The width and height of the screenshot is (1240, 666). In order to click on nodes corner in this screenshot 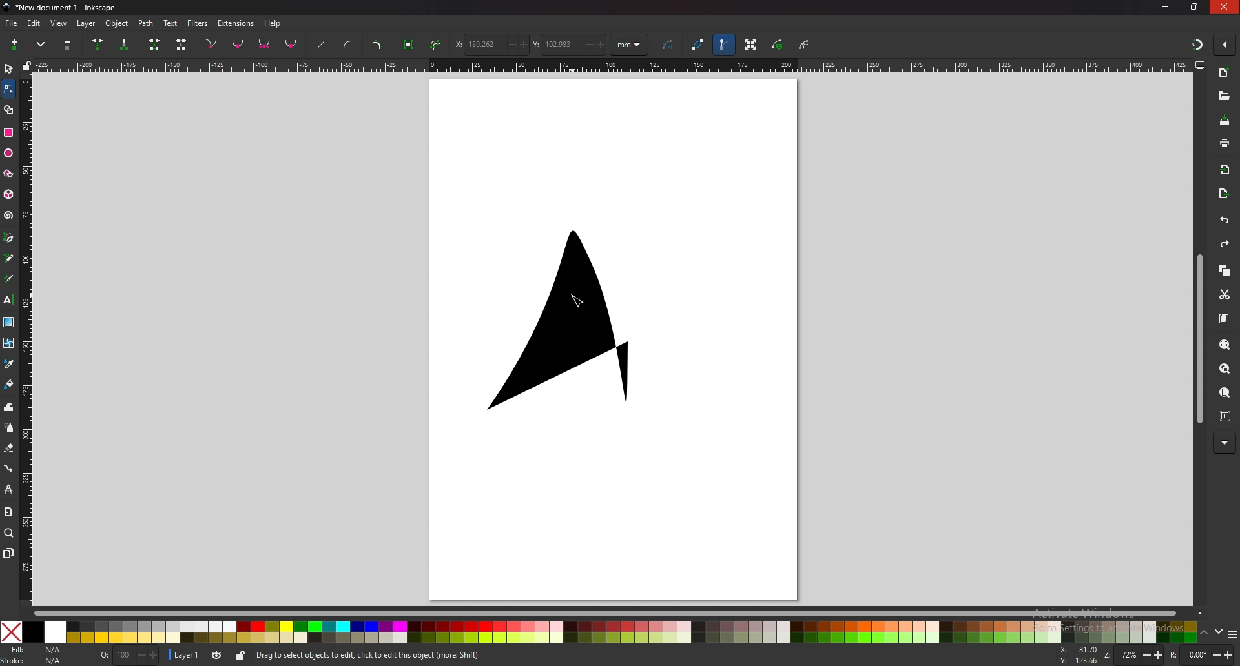, I will do `click(211, 44)`.